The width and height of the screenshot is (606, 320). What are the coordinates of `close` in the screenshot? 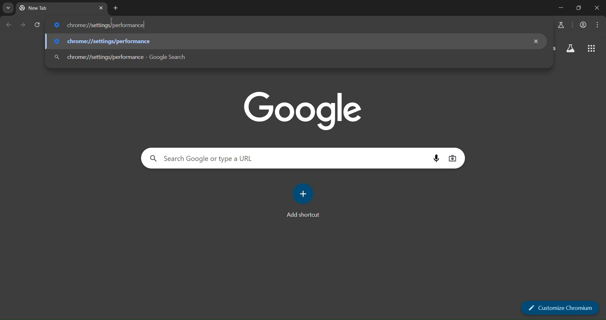 It's located at (597, 8).